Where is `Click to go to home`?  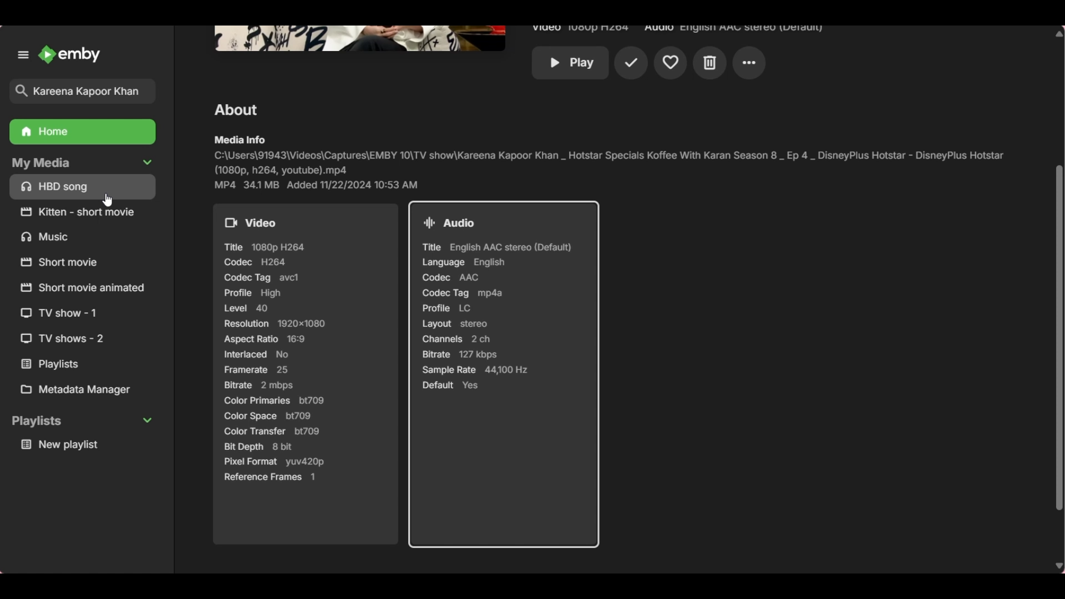 Click to go to home is located at coordinates (69, 54).